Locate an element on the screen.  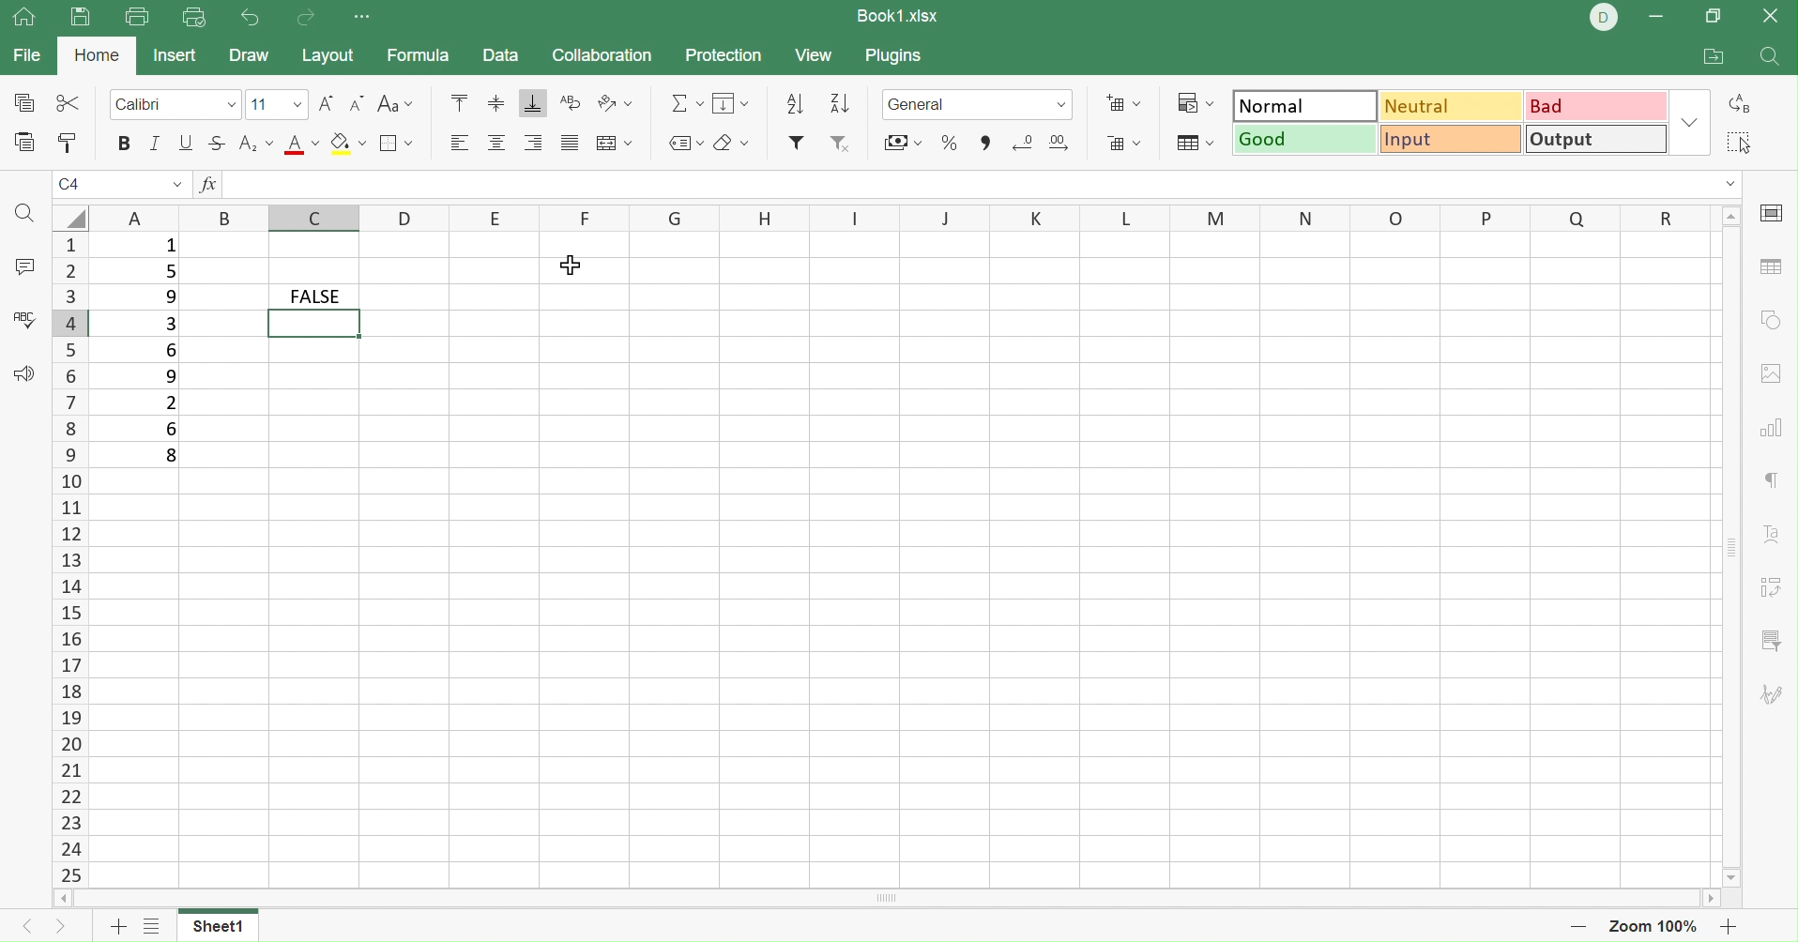
Quick print is located at coordinates (194, 18).